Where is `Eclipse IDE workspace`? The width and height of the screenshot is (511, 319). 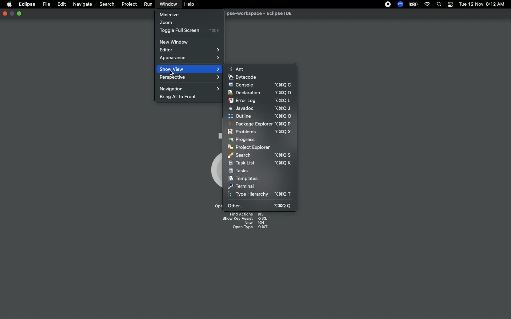
Eclipse IDE workspace is located at coordinates (262, 13).